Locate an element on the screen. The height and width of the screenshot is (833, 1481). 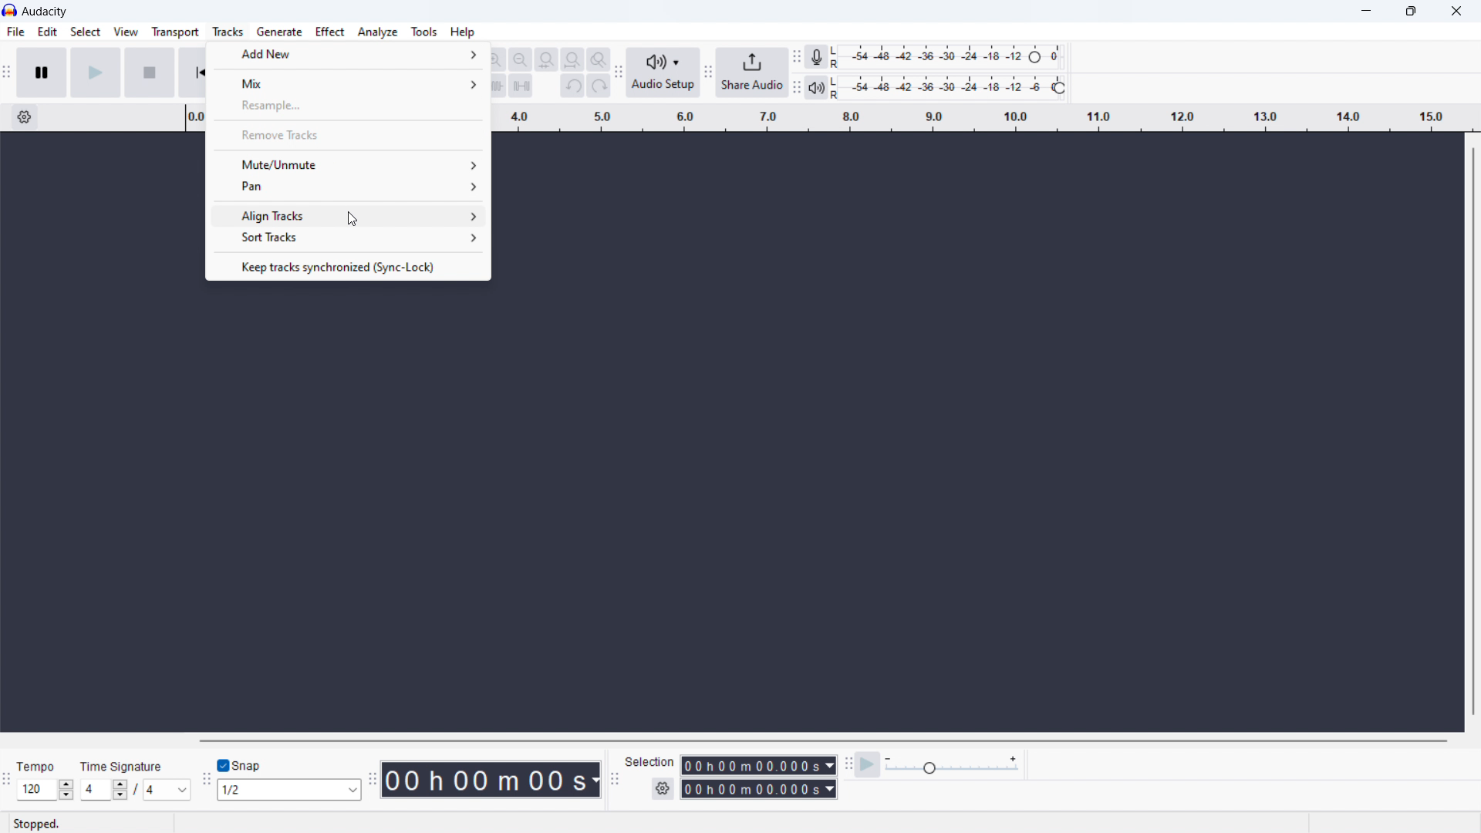
selection end time is located at coordinates (759, 789).